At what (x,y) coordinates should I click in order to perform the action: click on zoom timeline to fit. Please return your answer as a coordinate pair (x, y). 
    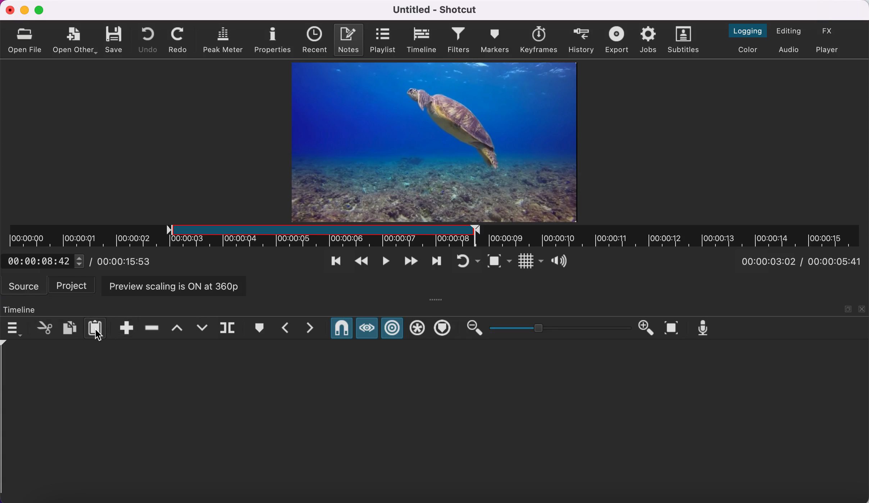
    Looking at the image, I should click on (674, 328).